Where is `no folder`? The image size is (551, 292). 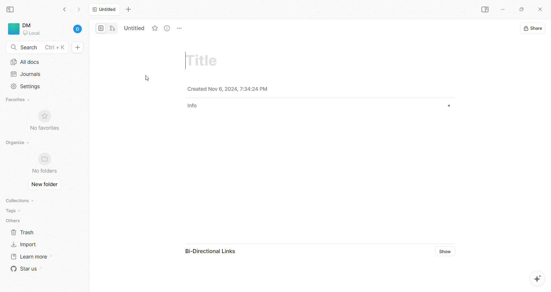
no folder is located at coordinates (42, 164).